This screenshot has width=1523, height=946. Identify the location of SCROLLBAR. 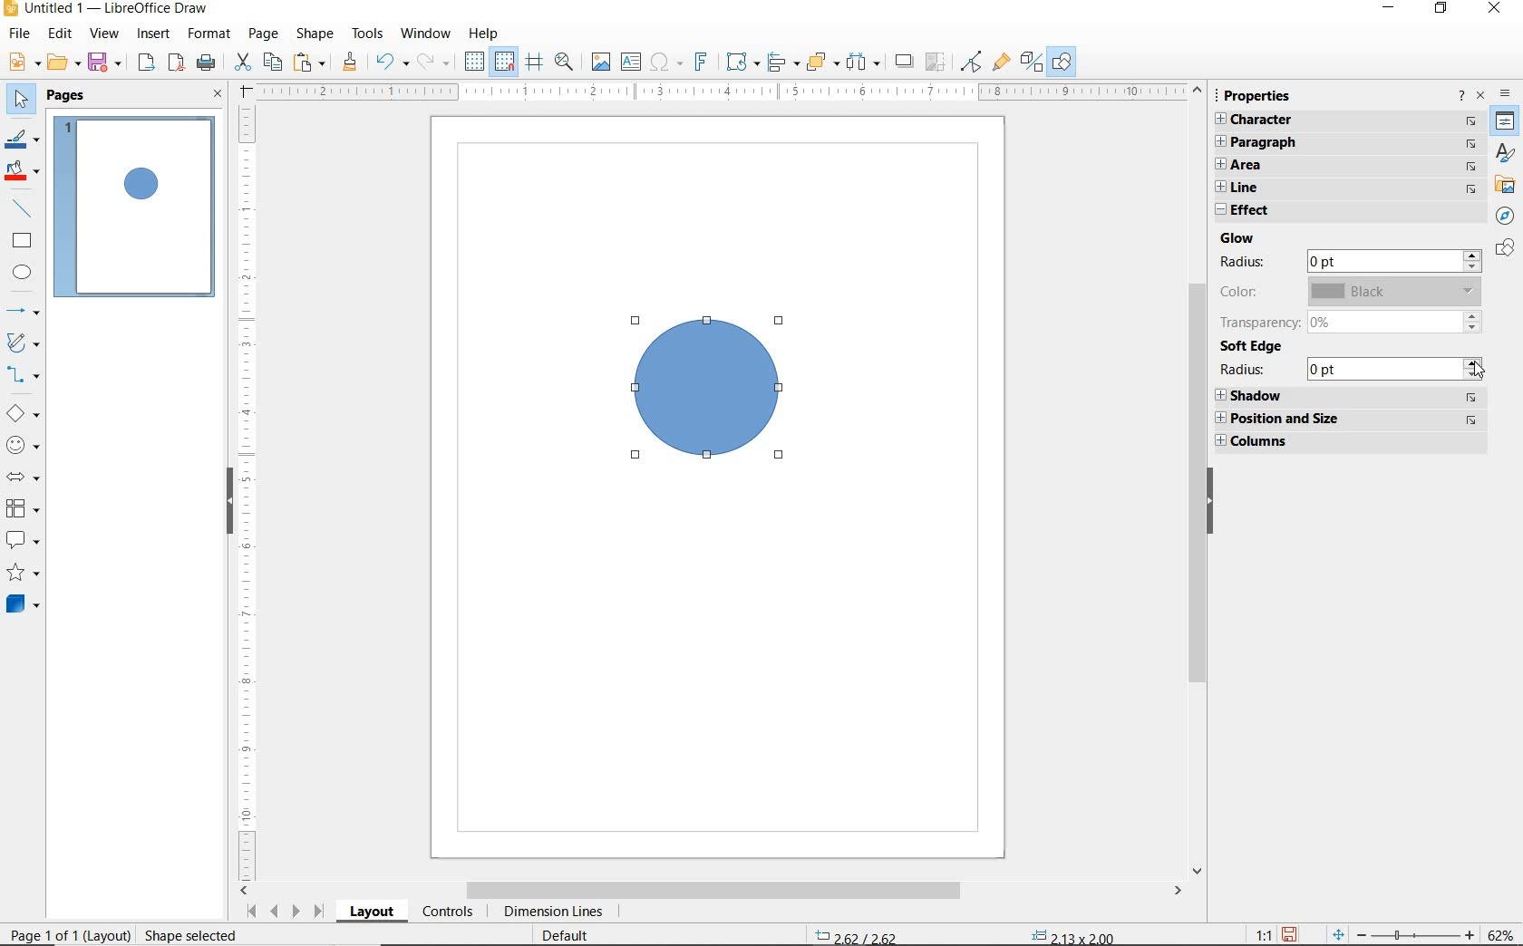
(714, 892).